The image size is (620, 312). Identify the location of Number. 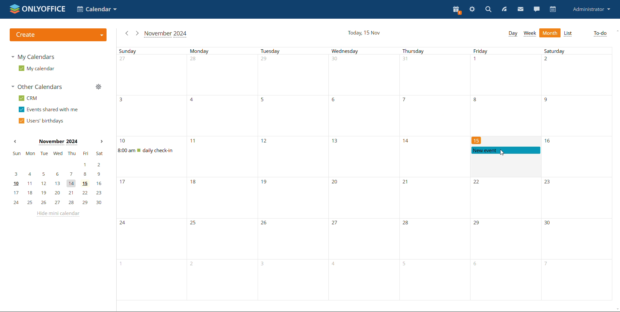
(123, 100).